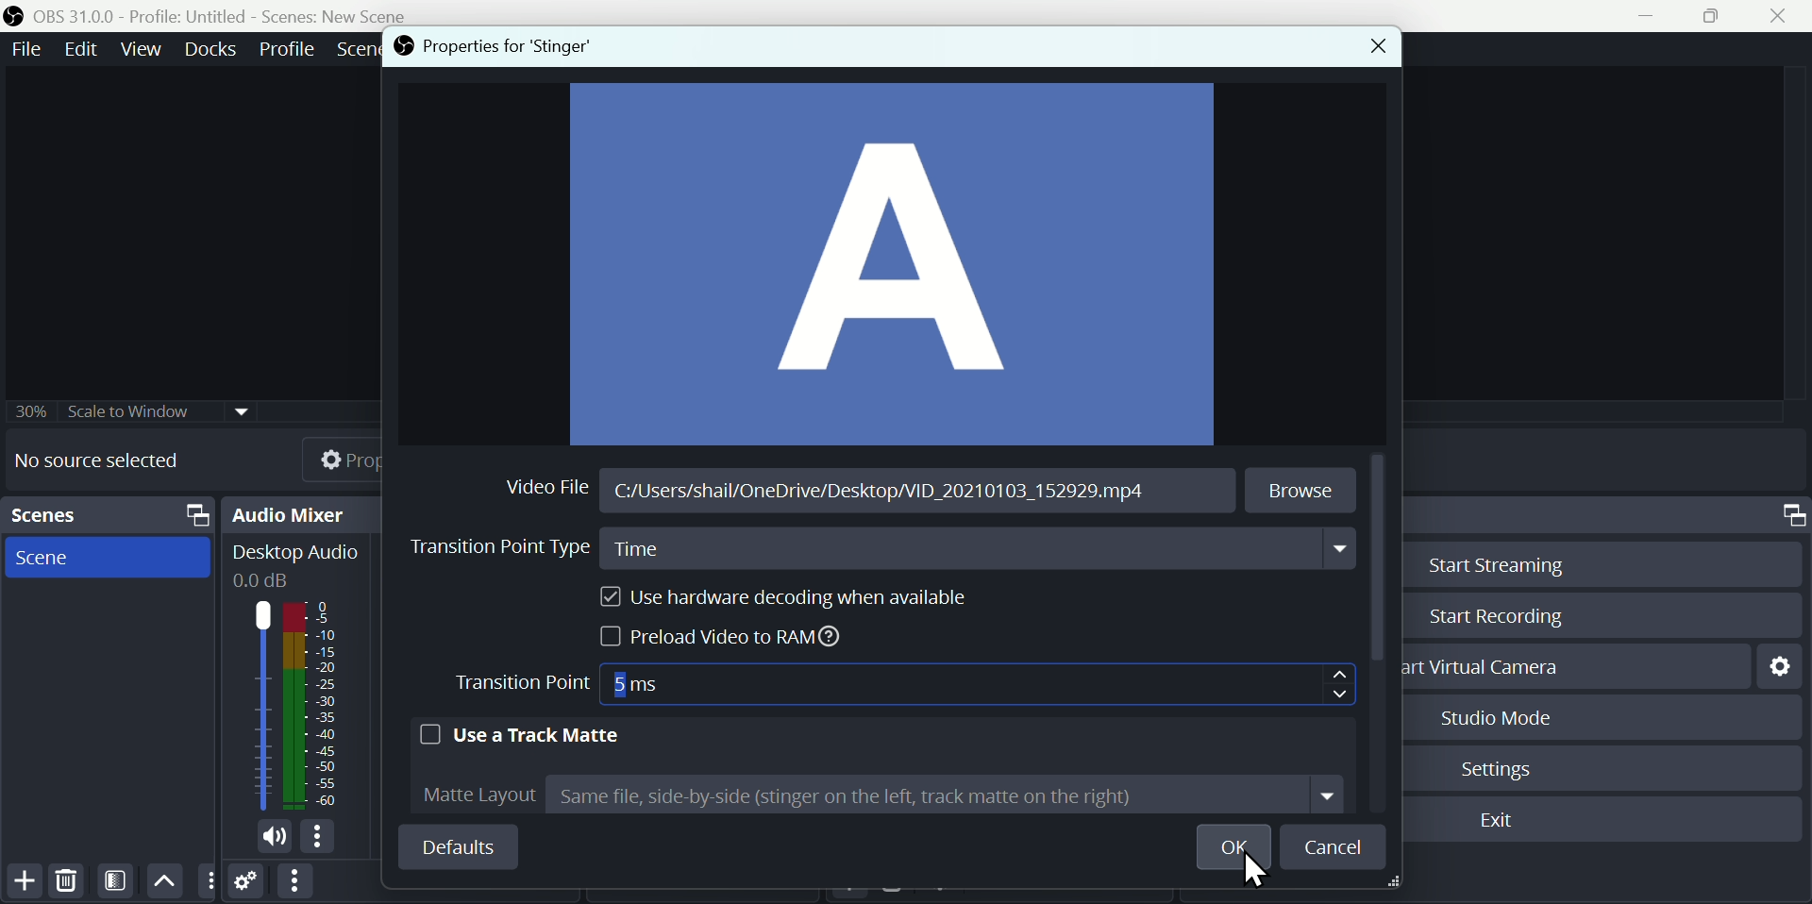 This screenshot has width=1812, height=904. Describe the element at coordinates (660, 680) in the screenshot. I see `5MS` at that location.